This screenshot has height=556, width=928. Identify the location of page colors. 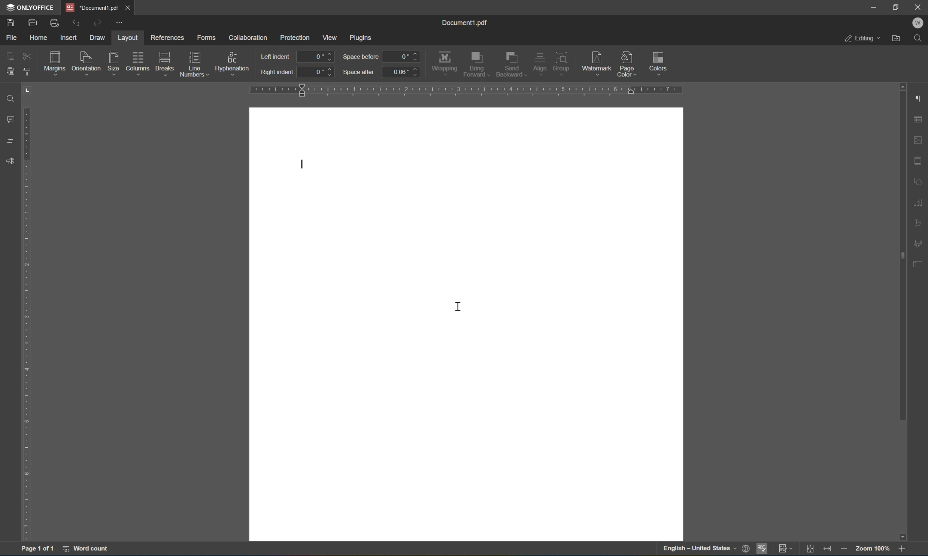
(627, 64).